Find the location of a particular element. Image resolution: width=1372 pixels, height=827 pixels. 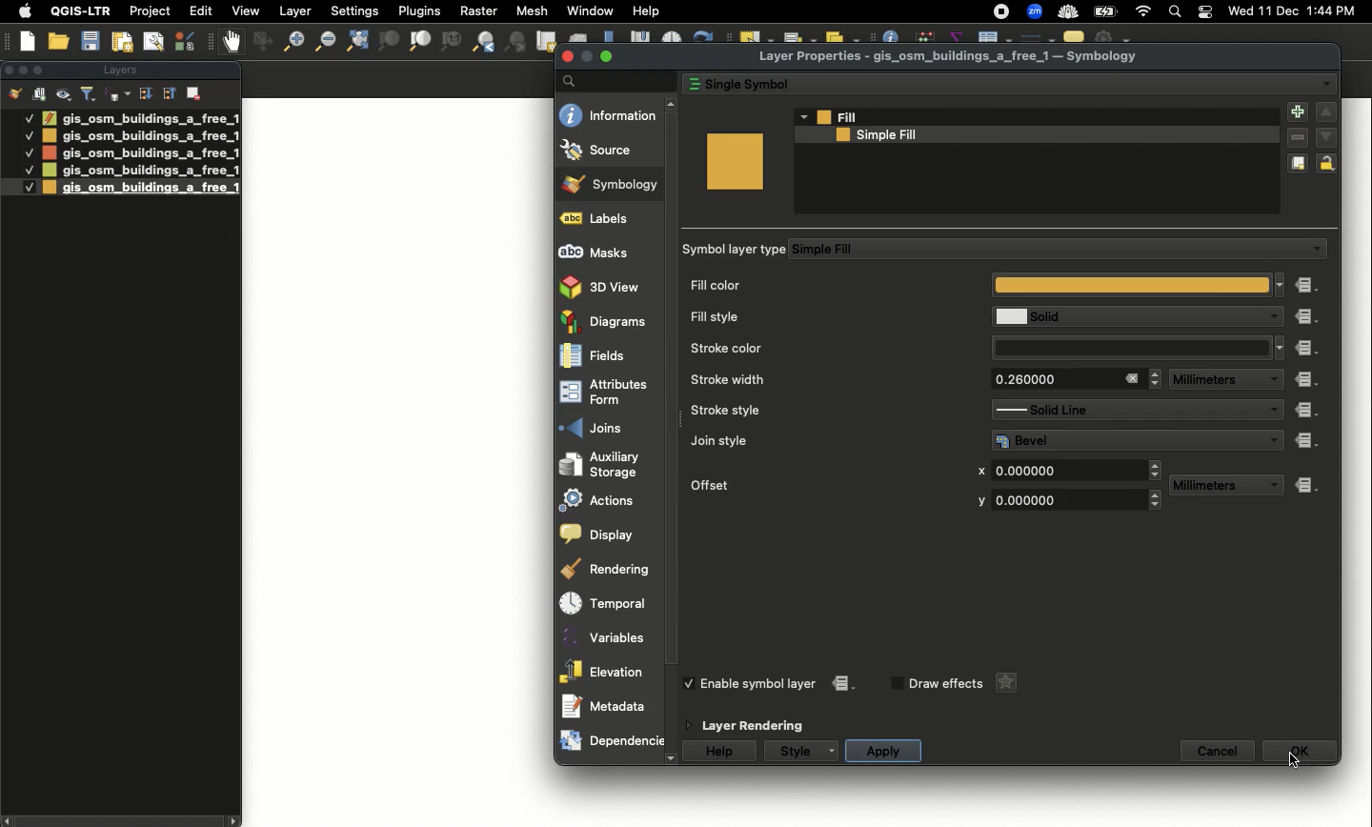

nchecked is located at coordinates (895, 684).